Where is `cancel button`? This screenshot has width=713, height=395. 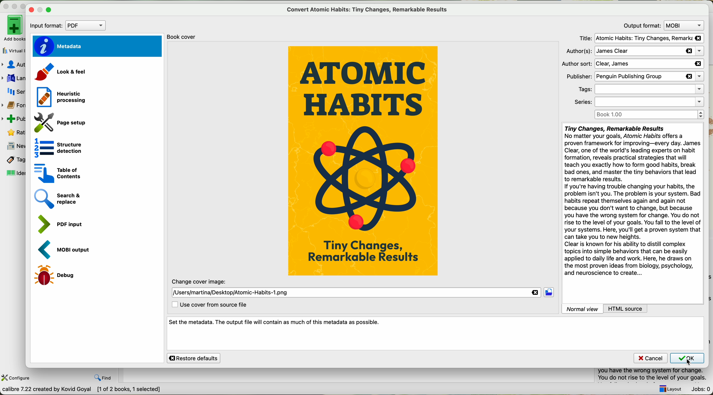 cancel button is located at coordinates (650, 358).